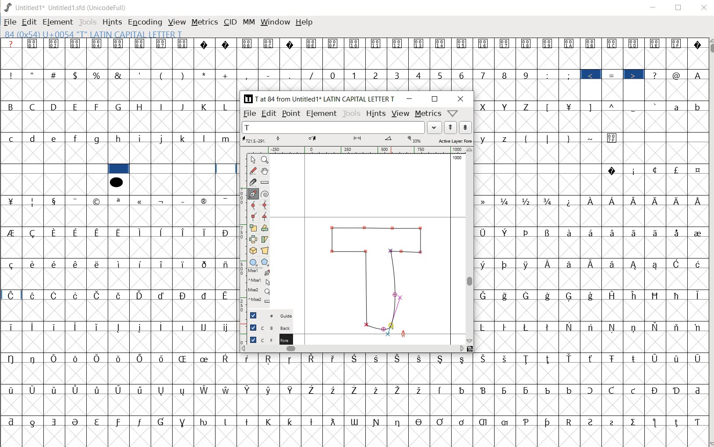 The height and width of the screenshot is (447, 714). Describe the element at coordinates (442, 421) in the screenshot. I see `Symbol` at that location.